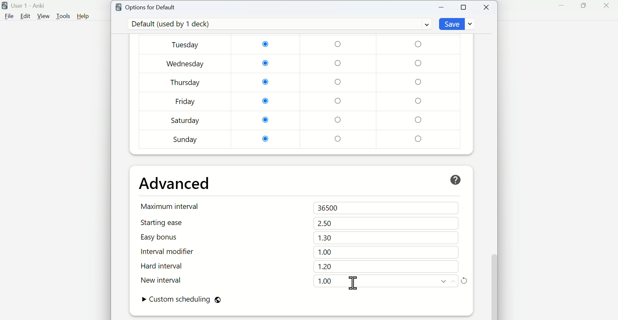 This screenshot has height=320, width=618. What do you see at coordinates (181, 300) in the screenshot?
I see `Custom scheduling` at bounding box center [181, 300].